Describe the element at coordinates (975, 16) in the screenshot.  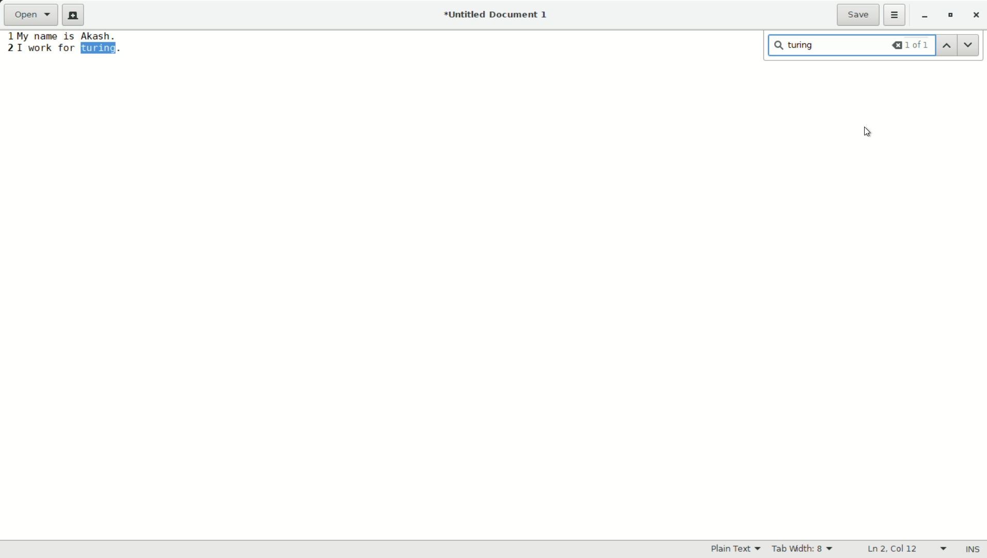
I see `close app` at that location.